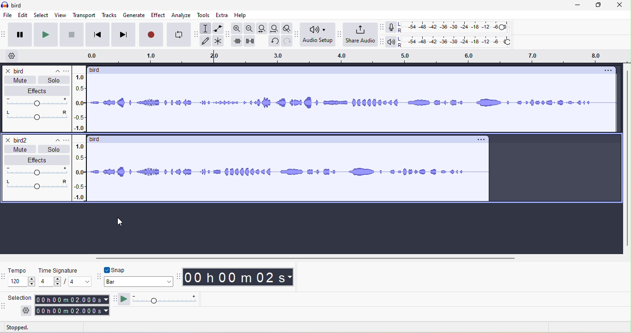 The height and width of the screenshot is (333, 631). What do you see at coordinates (223, 15) in the screenshot?
I see `extra` at bounding box center [223, 15].